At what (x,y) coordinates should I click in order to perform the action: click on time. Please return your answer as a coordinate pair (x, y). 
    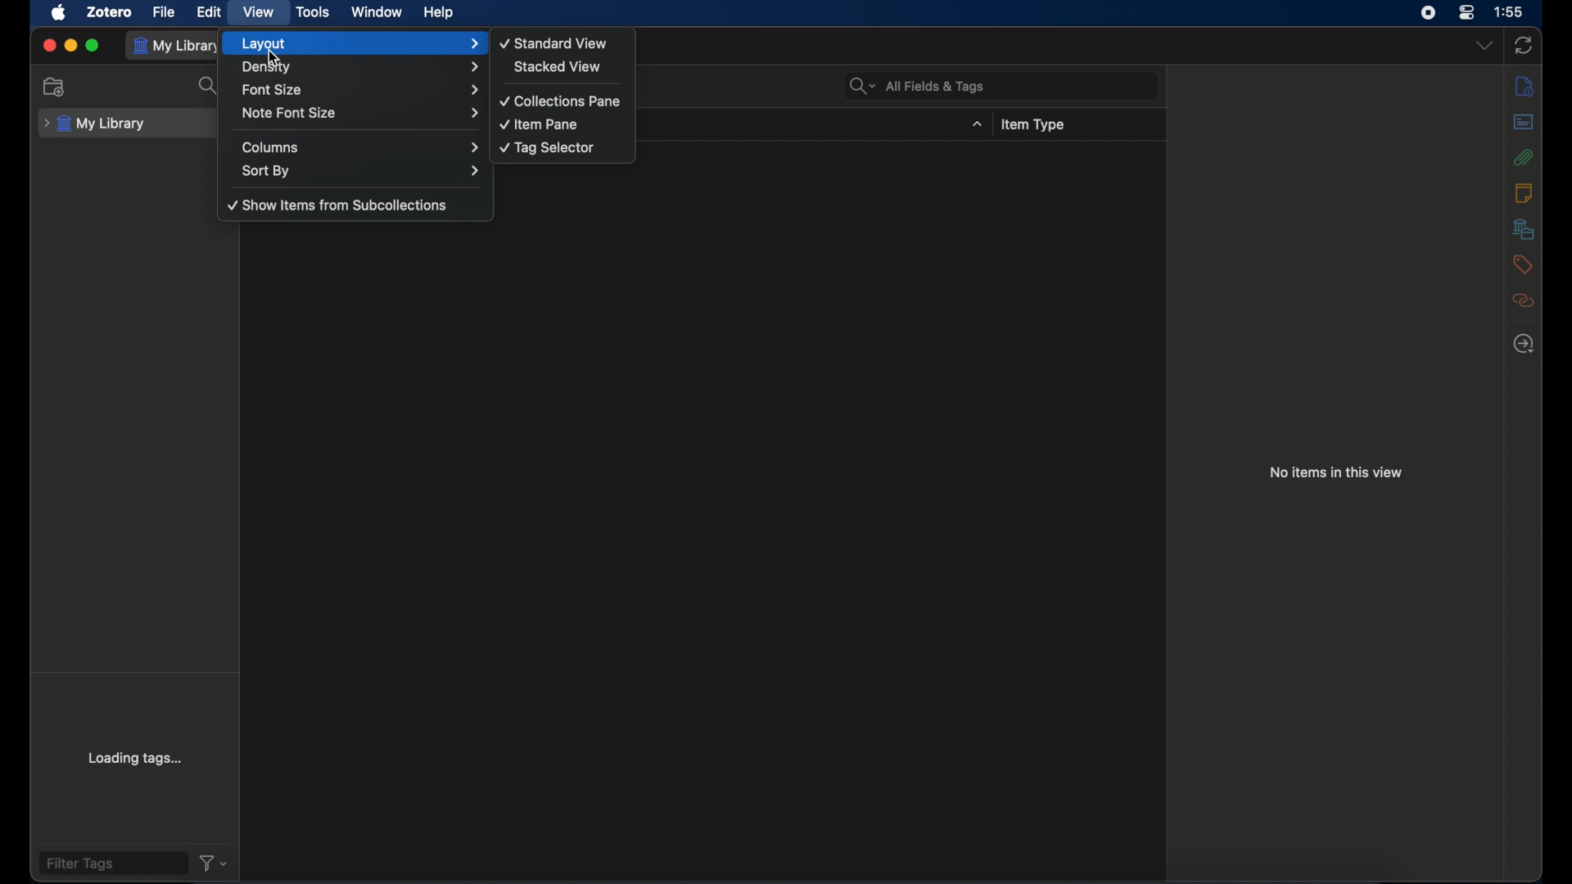
    Looking at the image, I should click on (1509, 11).